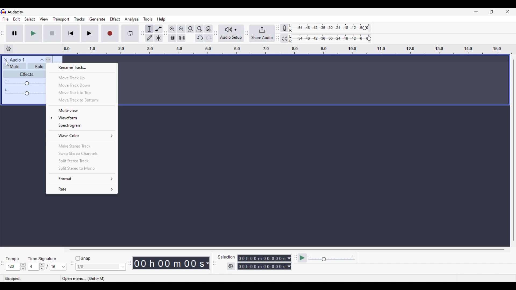 This screenshot has height=290, width=516. I want to click on Zoom out, so click(181, 29).